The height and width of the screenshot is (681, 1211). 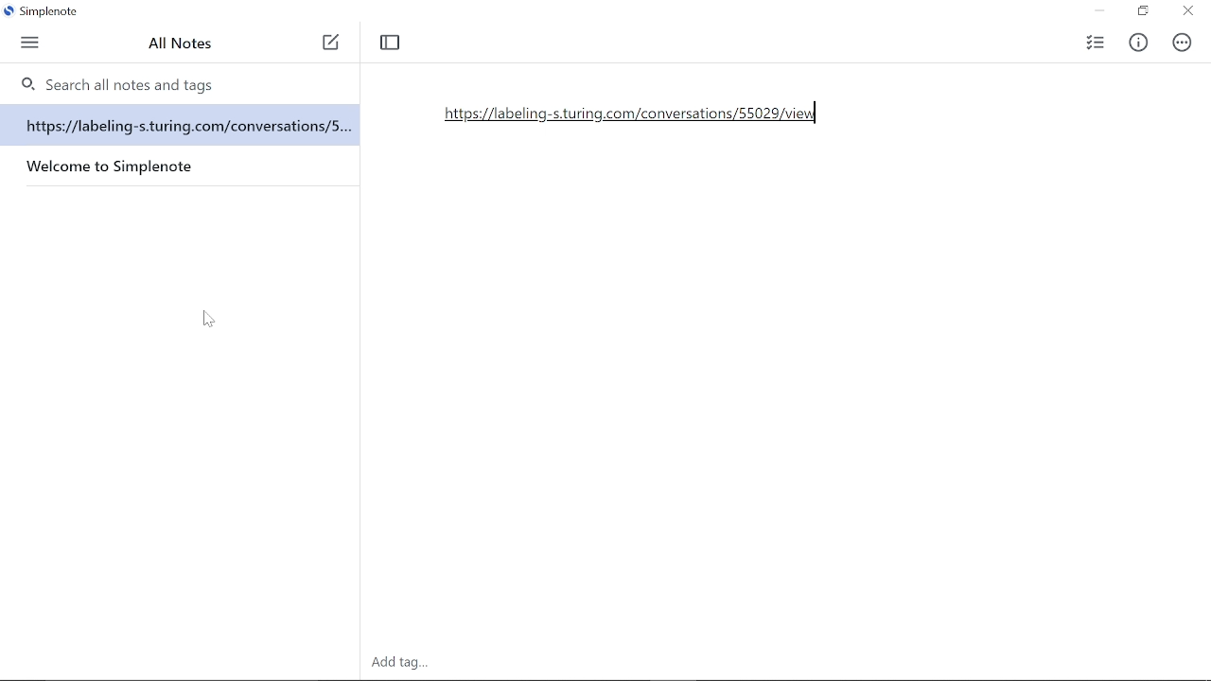 What do you see at coordinates (1186, 11) in the screenshot?
I see `Close` at bounding box center [1186, 11].